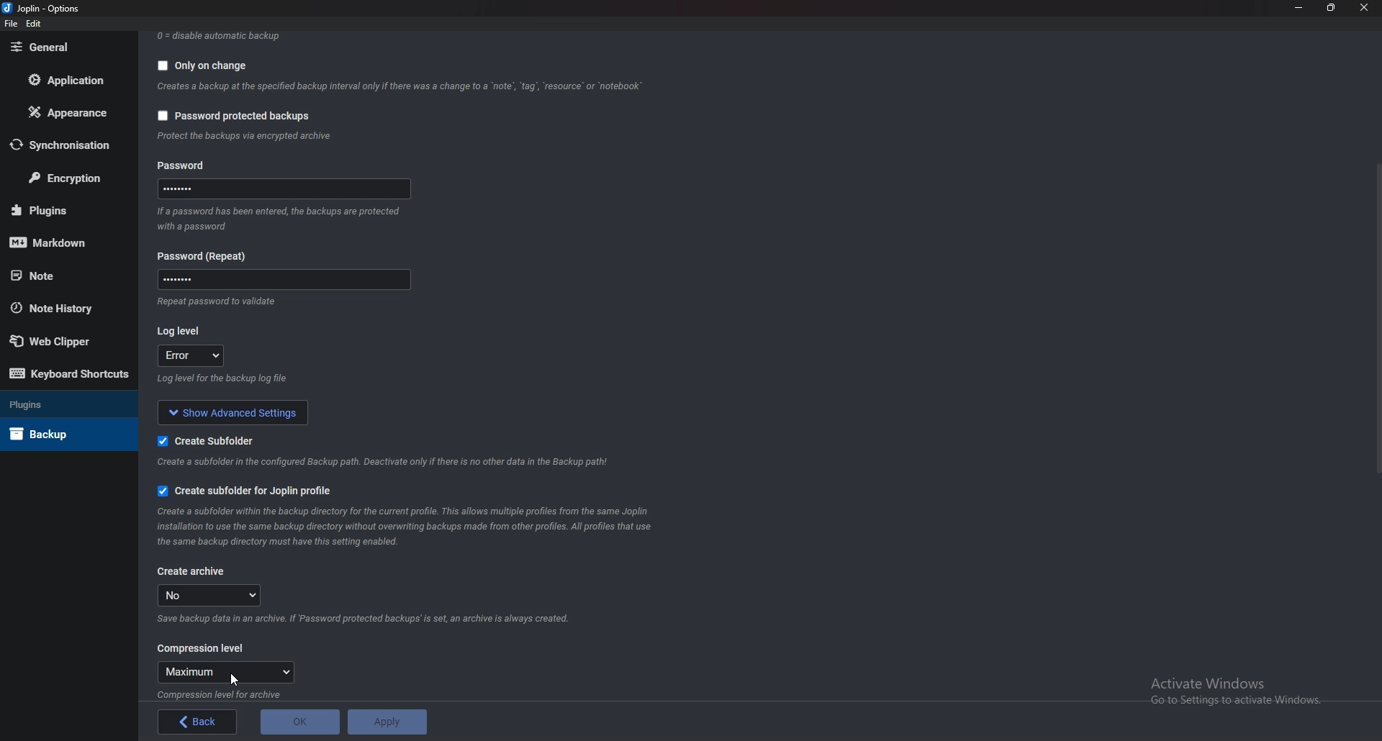  Describe the element at coordinates (72, 111) in the screenshot. I see `Appearance` at that location.